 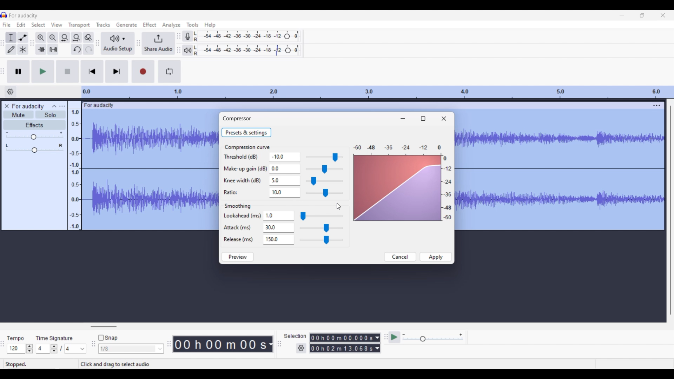 What do you see at coordinates (284, 169) in the screenshot?
I see `Text box for make up gain` at bounding box center [284, 169].